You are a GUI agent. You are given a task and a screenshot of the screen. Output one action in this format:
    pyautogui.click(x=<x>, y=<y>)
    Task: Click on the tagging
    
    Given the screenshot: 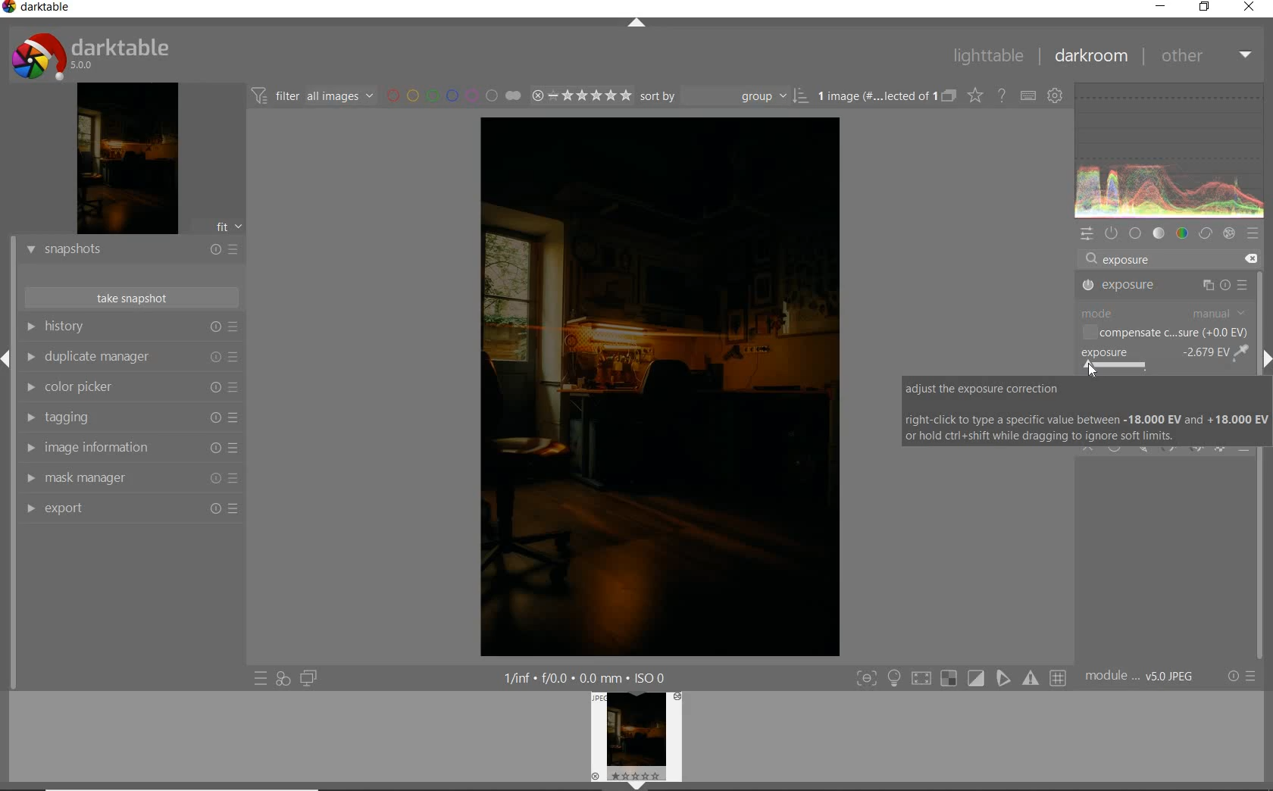 What is the action you would take?
    pyautogui.click(x=131, y=417)
    